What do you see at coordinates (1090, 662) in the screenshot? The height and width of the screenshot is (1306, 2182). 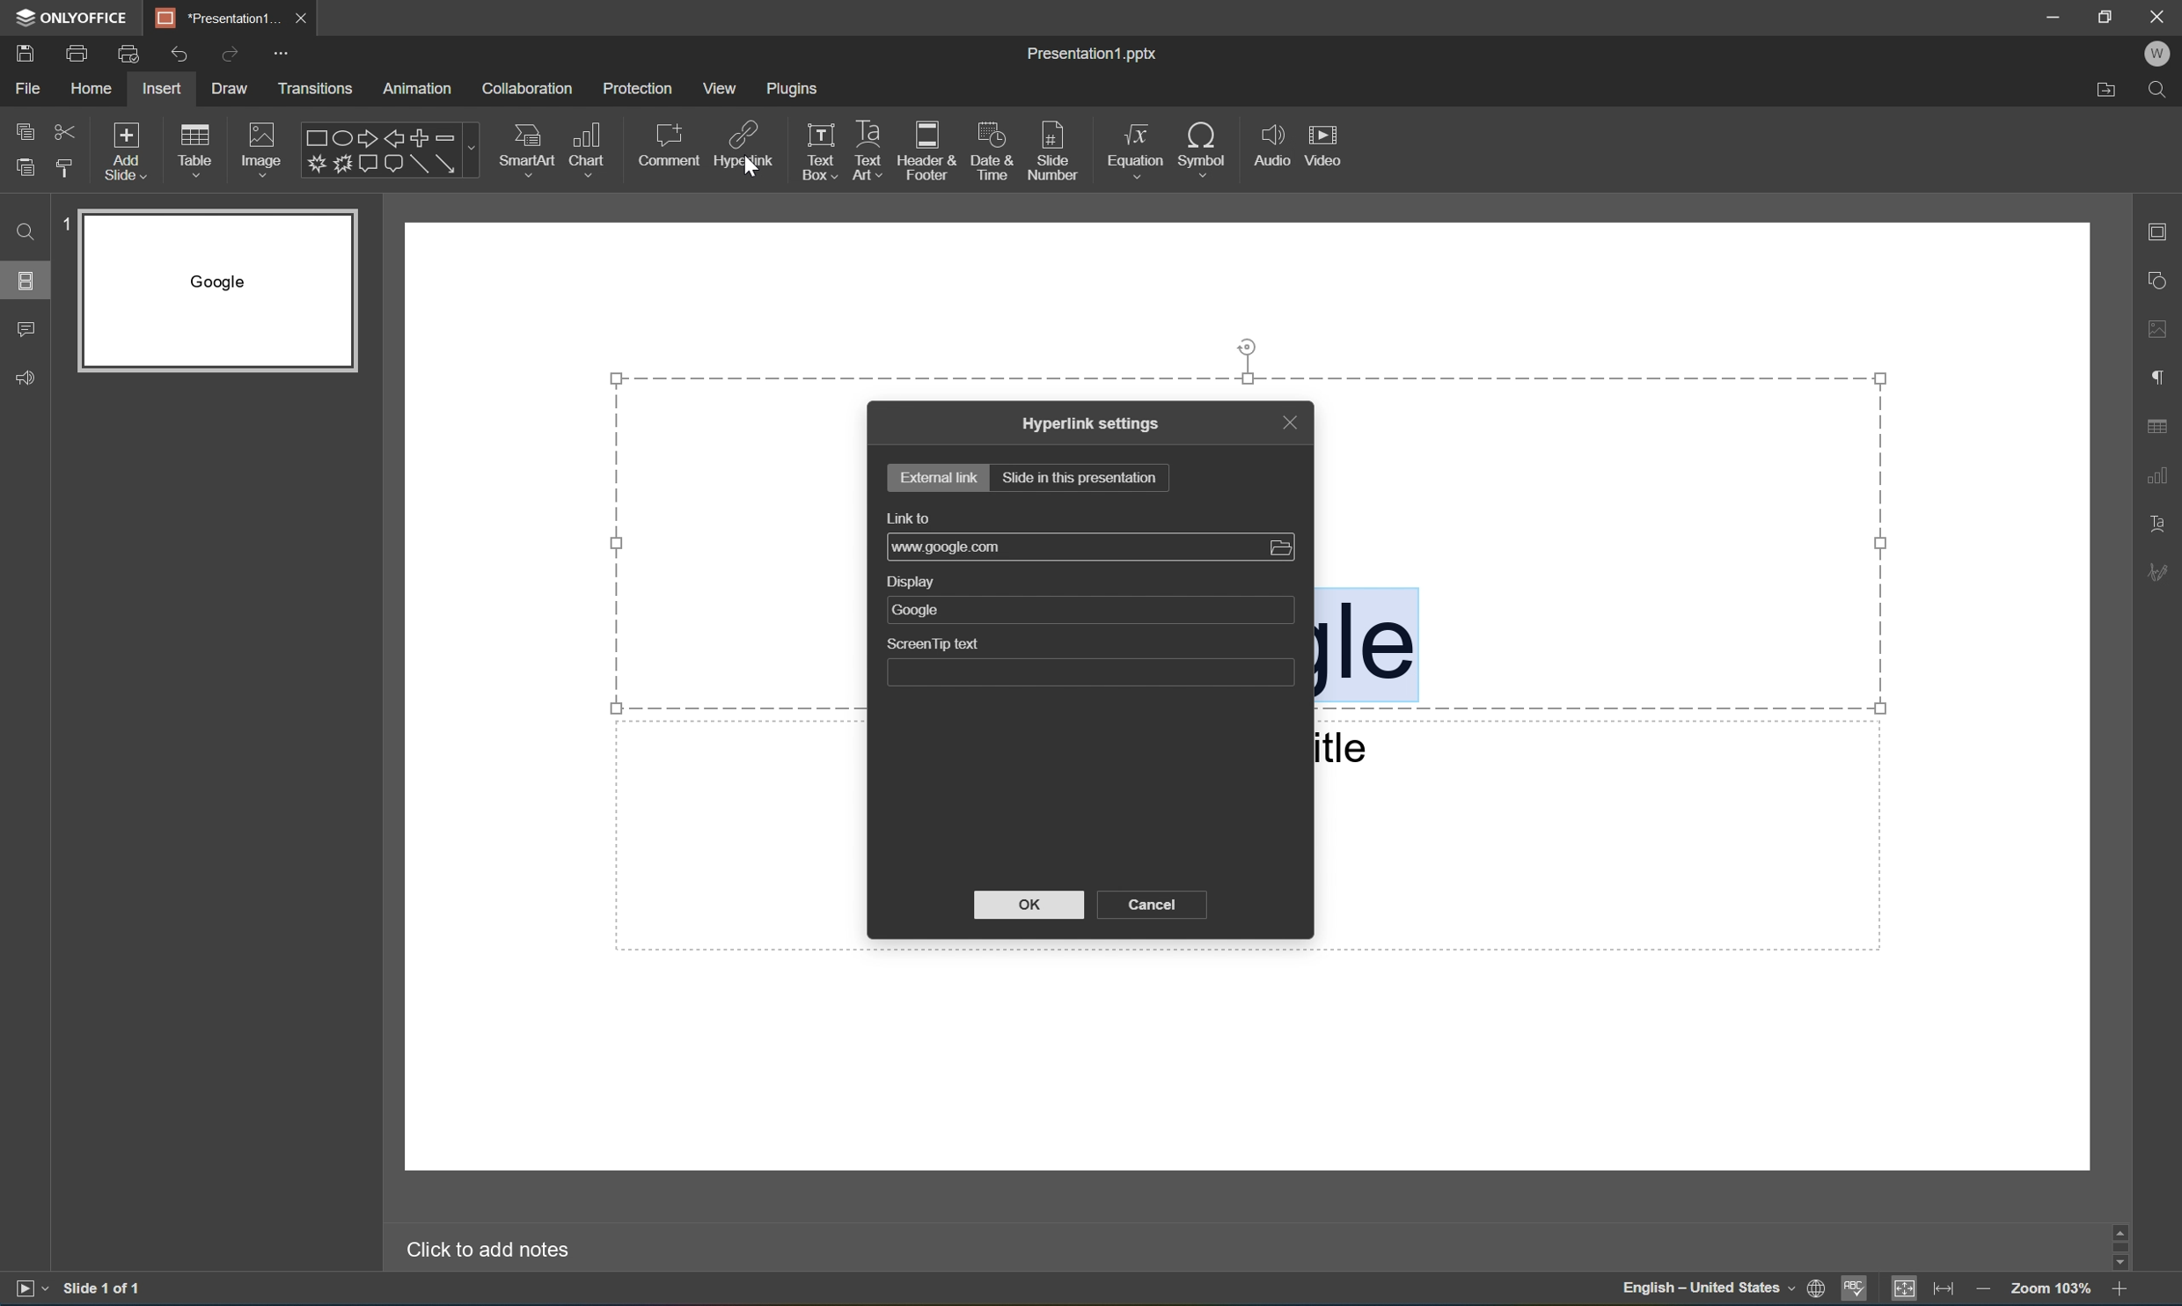 I see `Screen tip text` at bounding box center [1090, 662].